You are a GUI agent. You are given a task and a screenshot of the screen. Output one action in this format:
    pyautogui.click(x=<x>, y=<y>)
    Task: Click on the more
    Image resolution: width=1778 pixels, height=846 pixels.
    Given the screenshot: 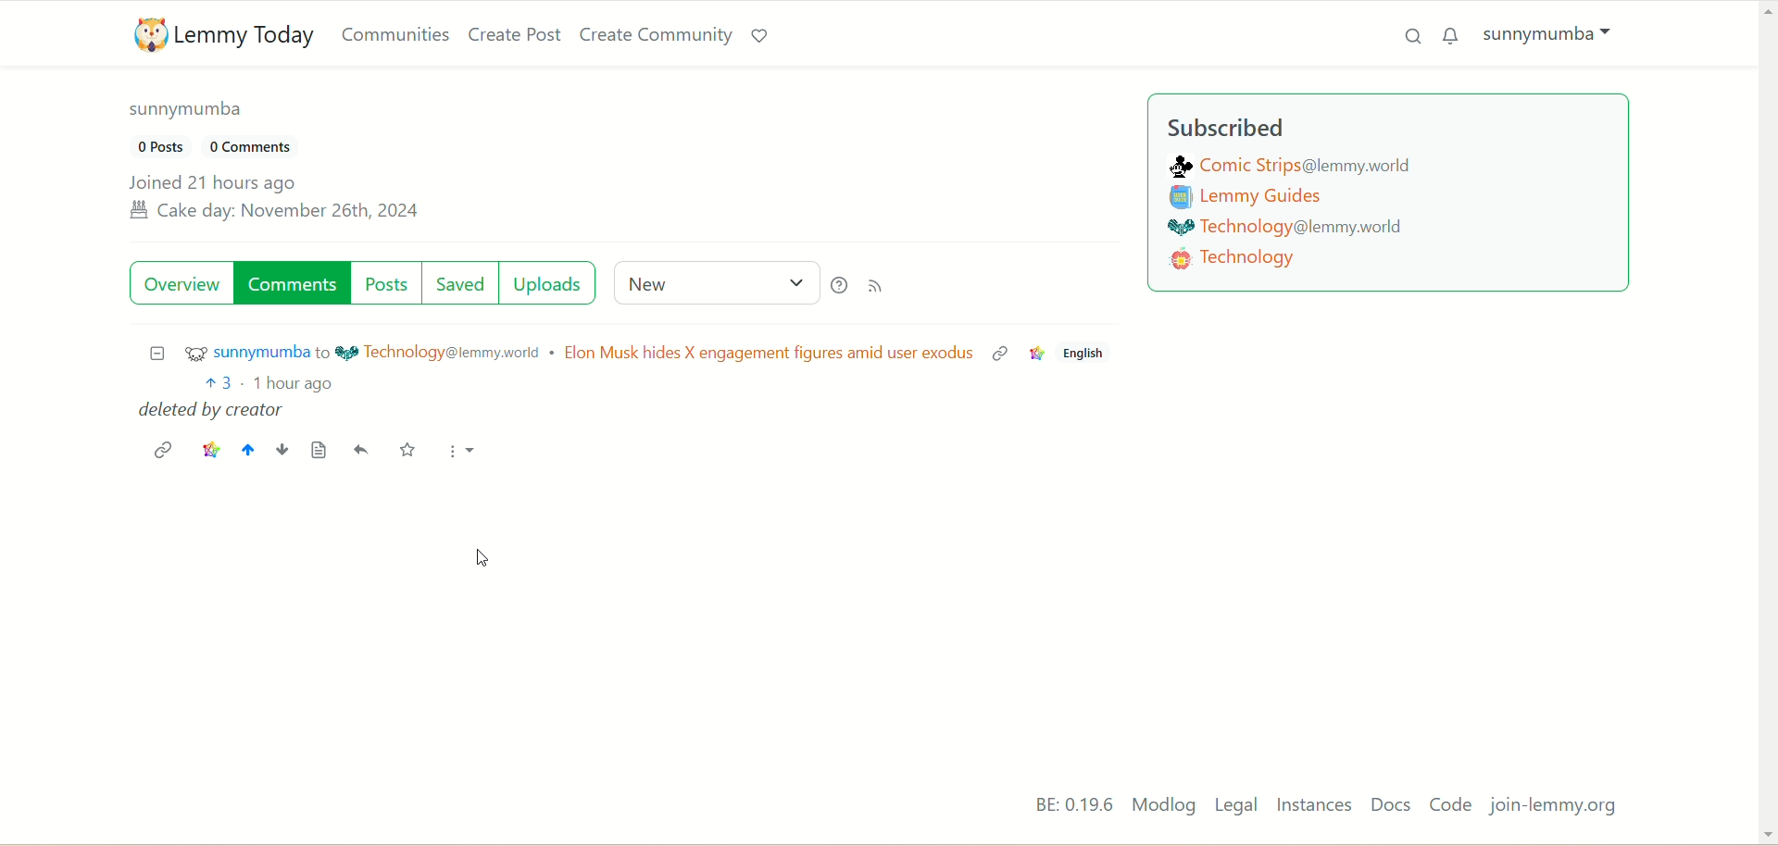 What is the action you would take?
    pyautogui.click(x=460, y=453)
    